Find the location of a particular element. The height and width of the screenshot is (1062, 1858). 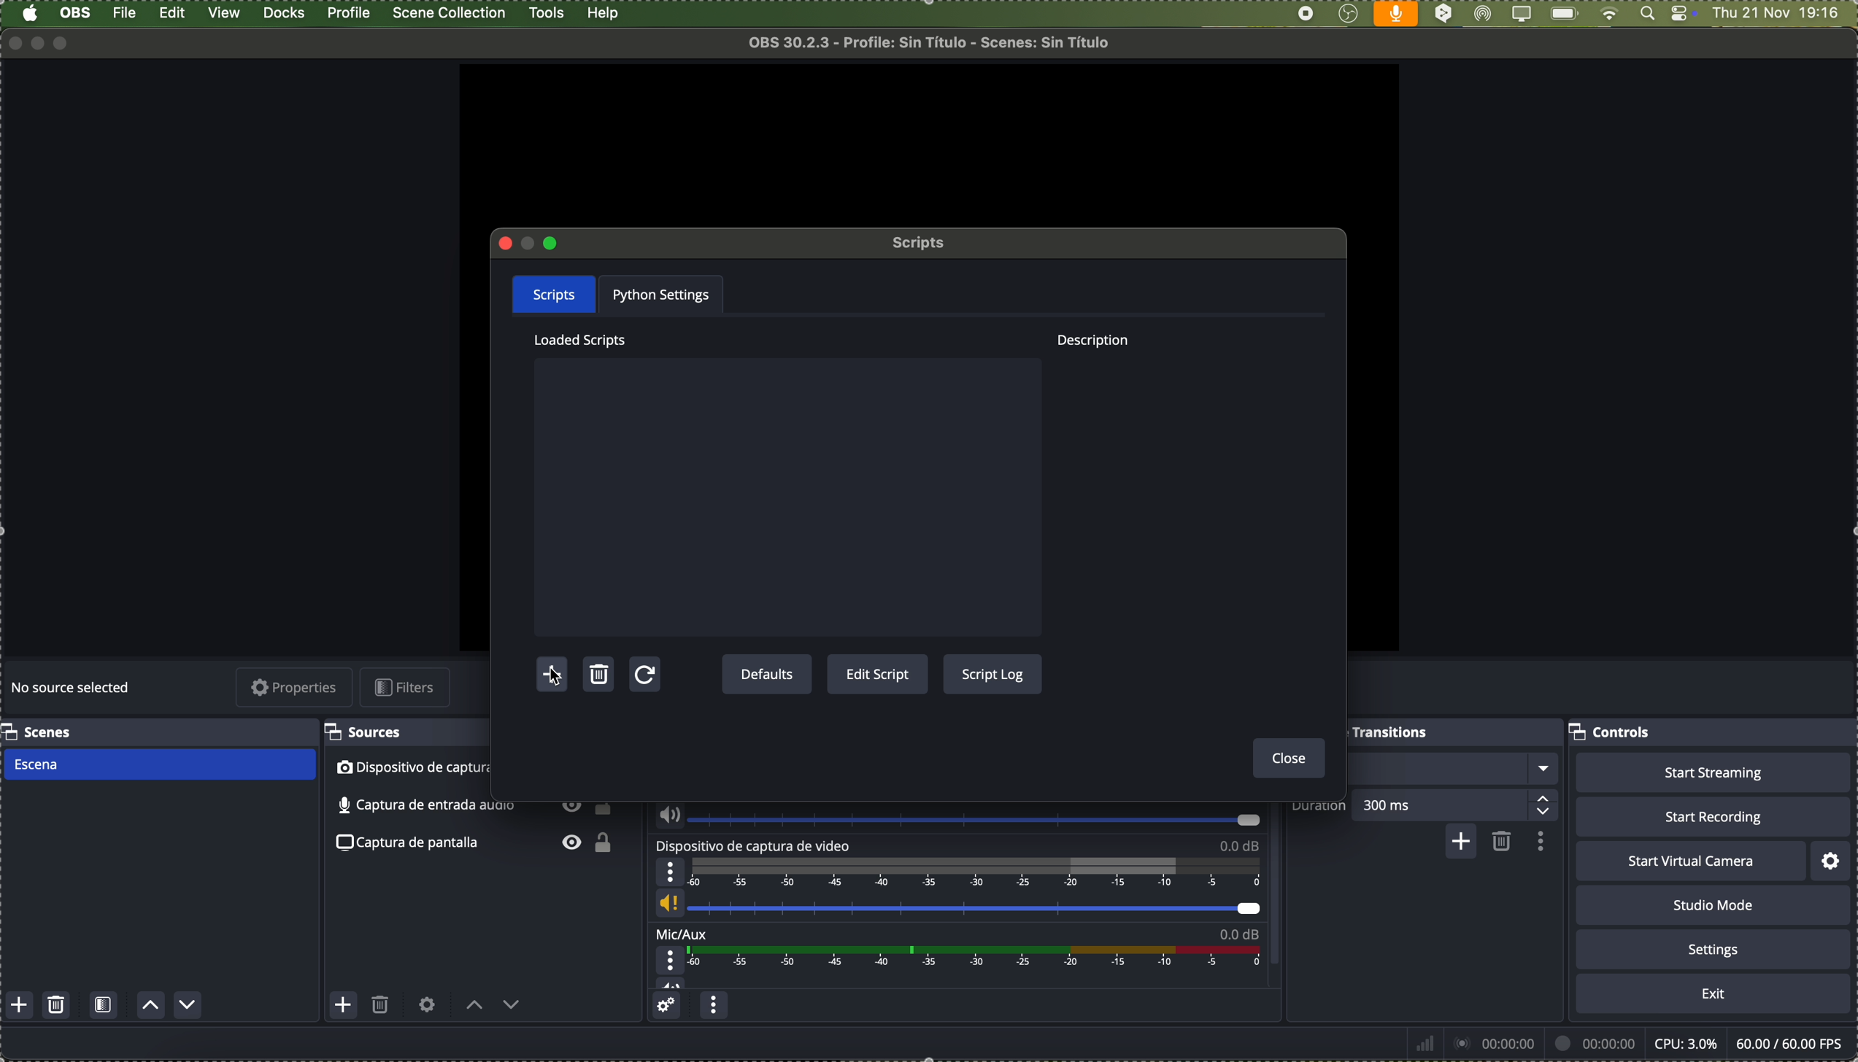

docks is located at coordinates (285, 14).